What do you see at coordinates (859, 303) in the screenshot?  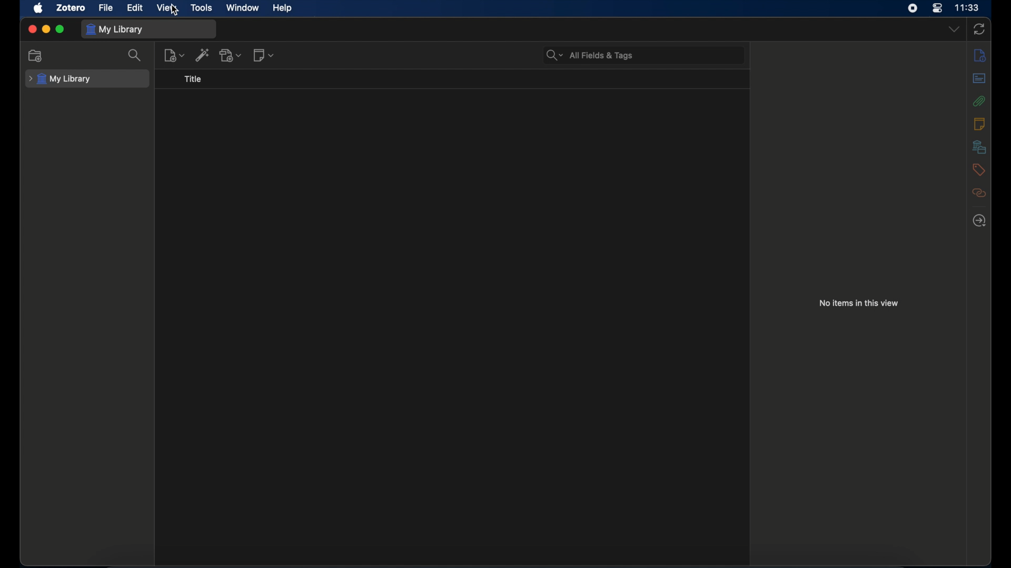 I see `no items in this view` at bounding box center [859, 303].